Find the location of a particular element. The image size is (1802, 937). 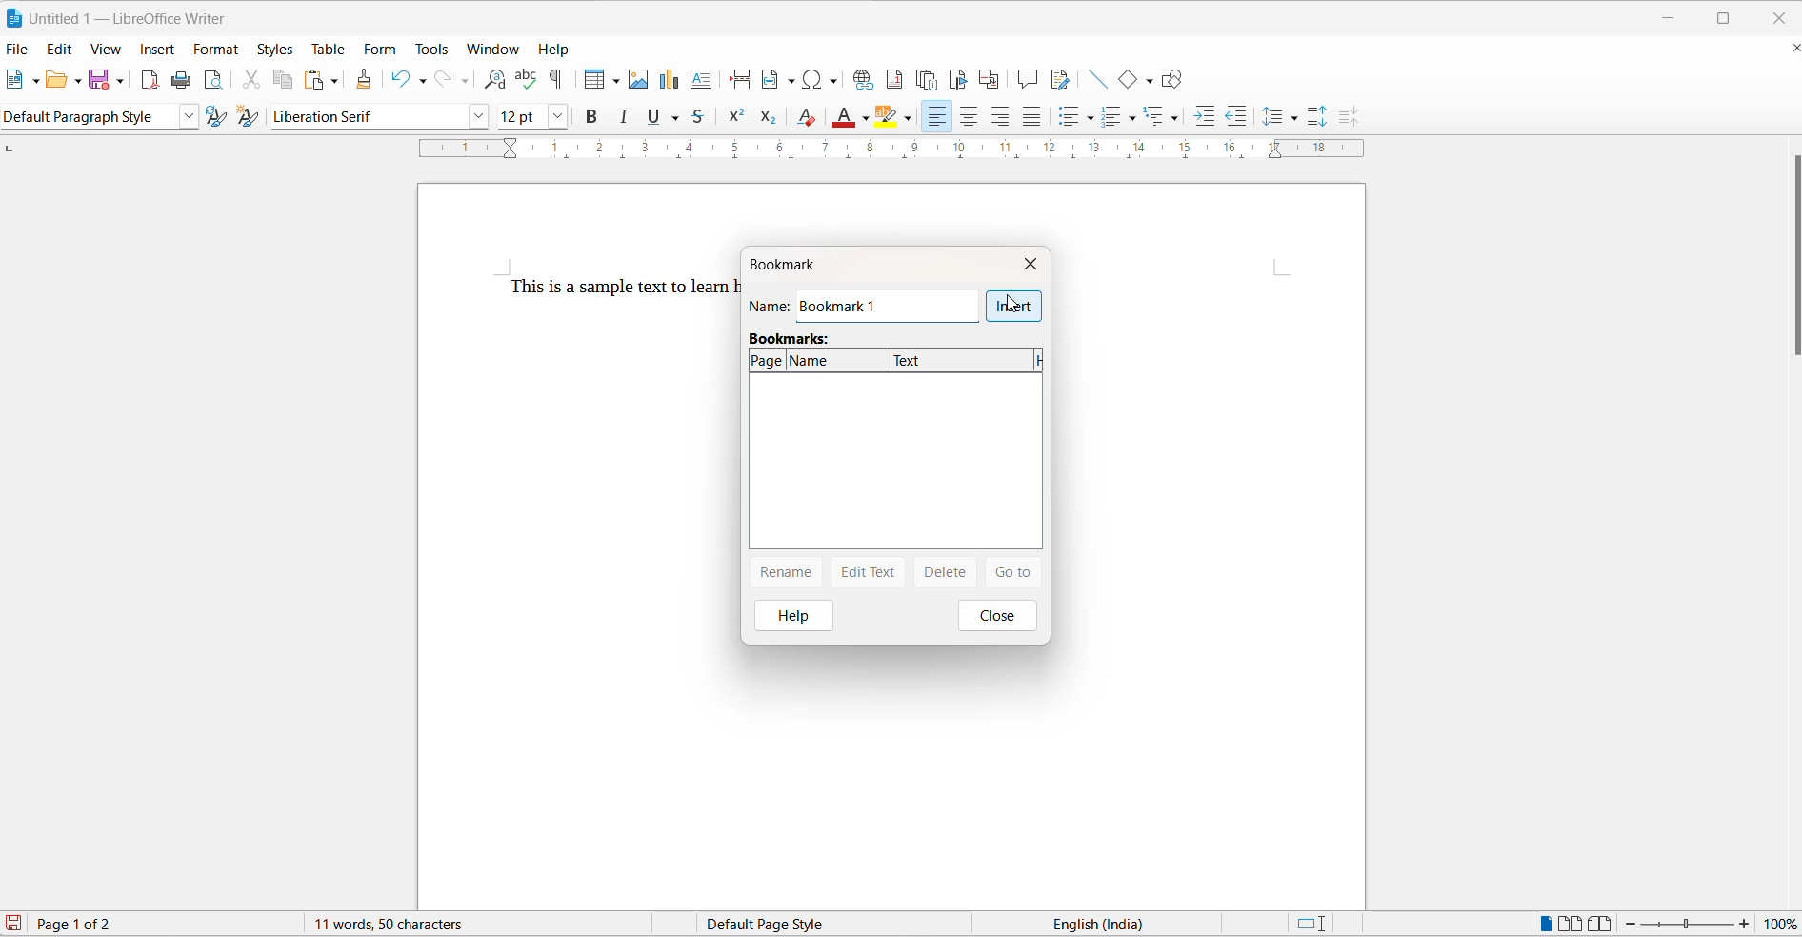

name is located at coordinates (838, 362).